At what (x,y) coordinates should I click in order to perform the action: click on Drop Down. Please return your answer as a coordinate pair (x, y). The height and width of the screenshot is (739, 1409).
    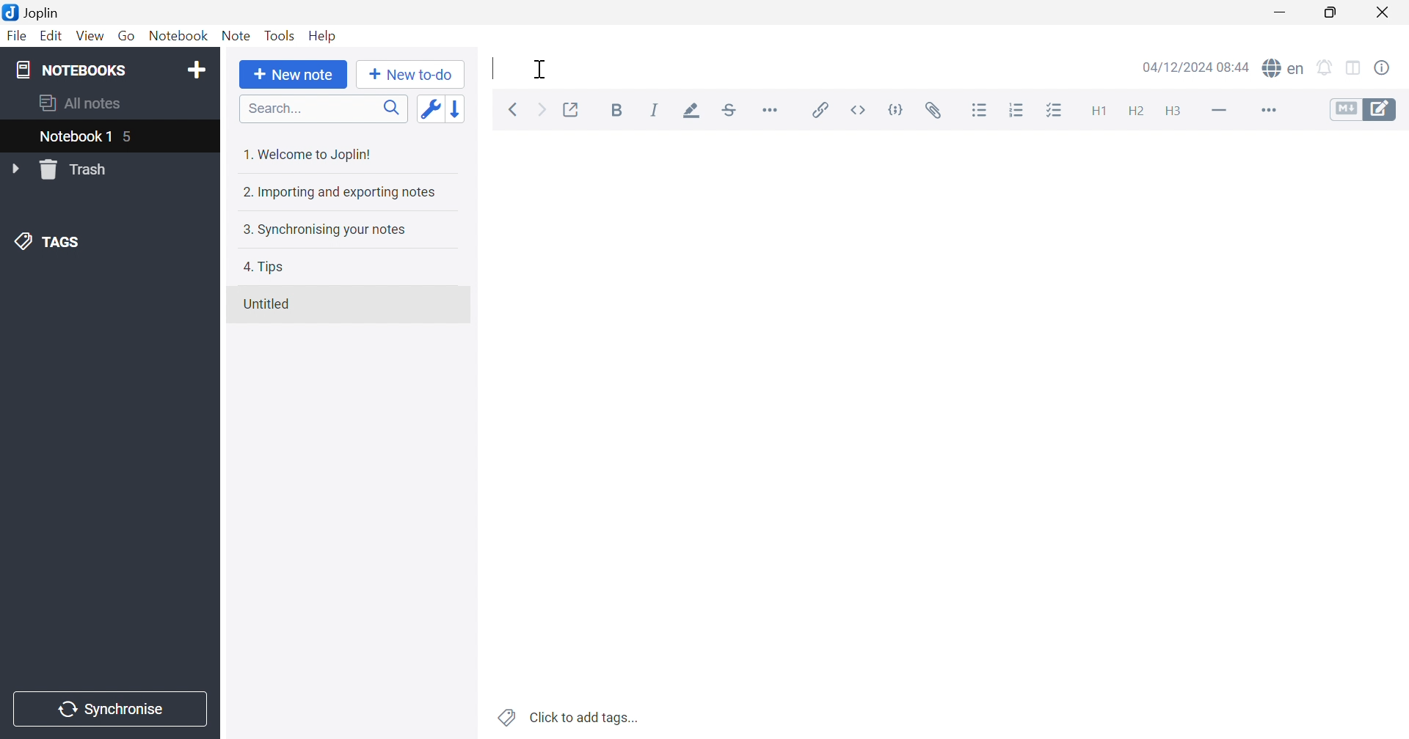
    Looking at the image, I should click on (16, 169).